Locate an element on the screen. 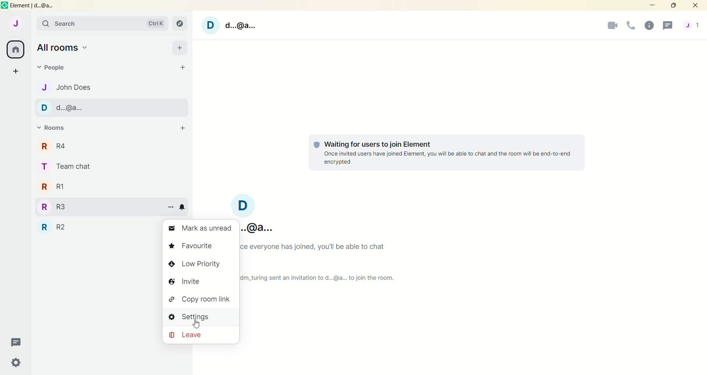  threads is located at coordinates (18, 343).